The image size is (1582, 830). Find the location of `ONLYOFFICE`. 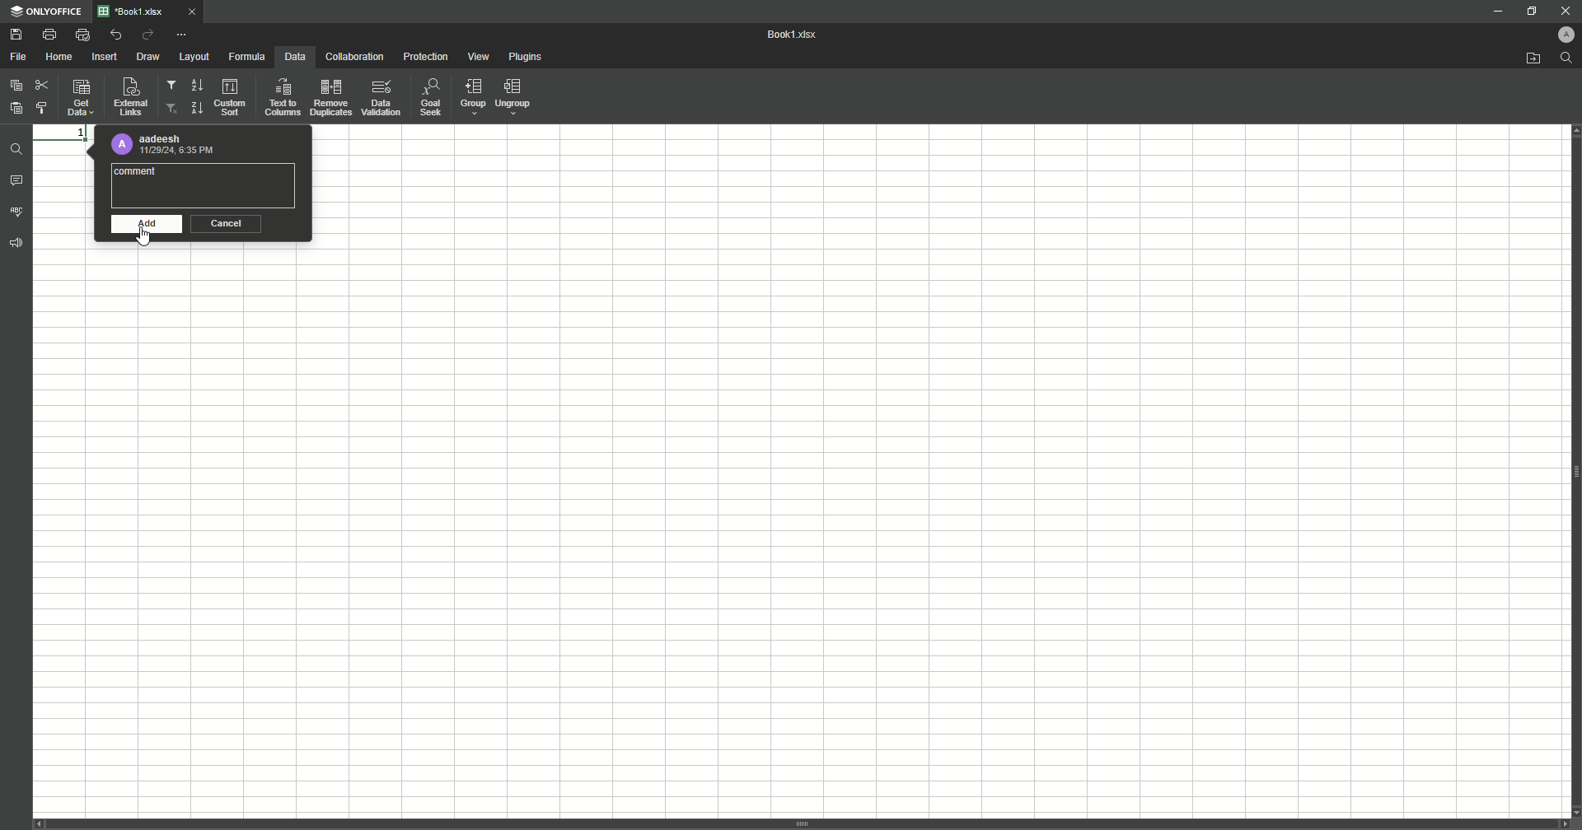

ONLYOFFICE is located at coordinates (47, 12).